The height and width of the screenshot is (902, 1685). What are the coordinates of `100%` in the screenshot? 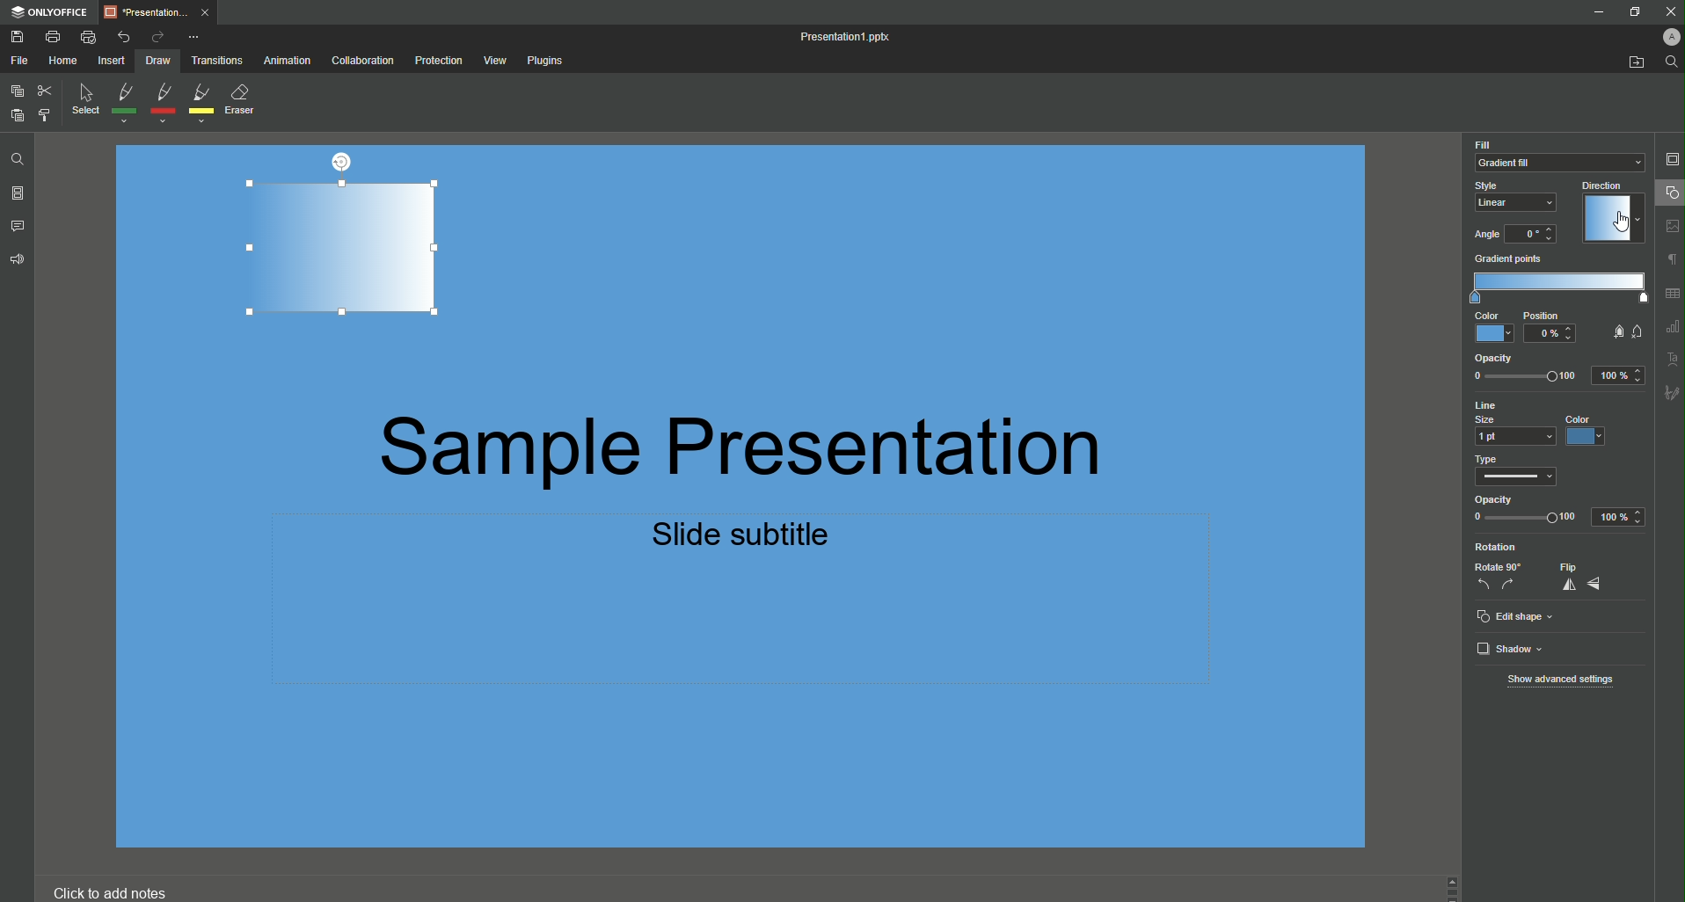 It's located at (1623, 517).